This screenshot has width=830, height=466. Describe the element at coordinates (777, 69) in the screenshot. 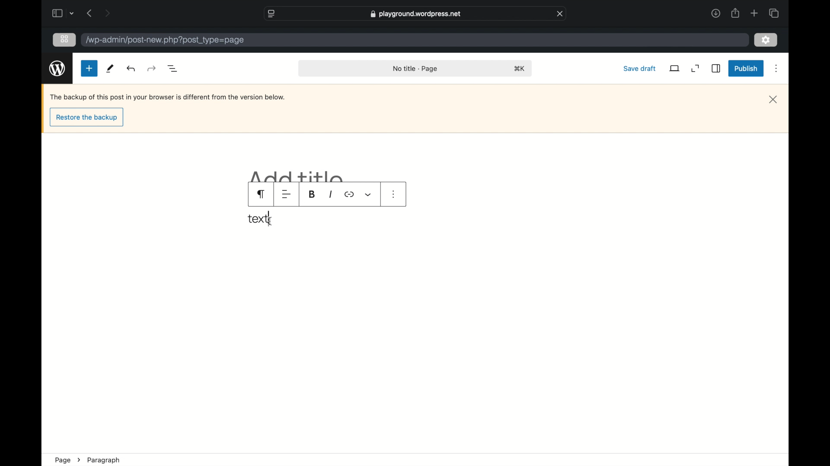

I see `more options` at that location.